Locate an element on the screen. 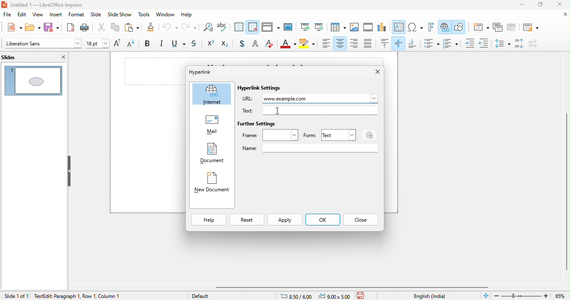  internet is located at coordinates (212, 94).